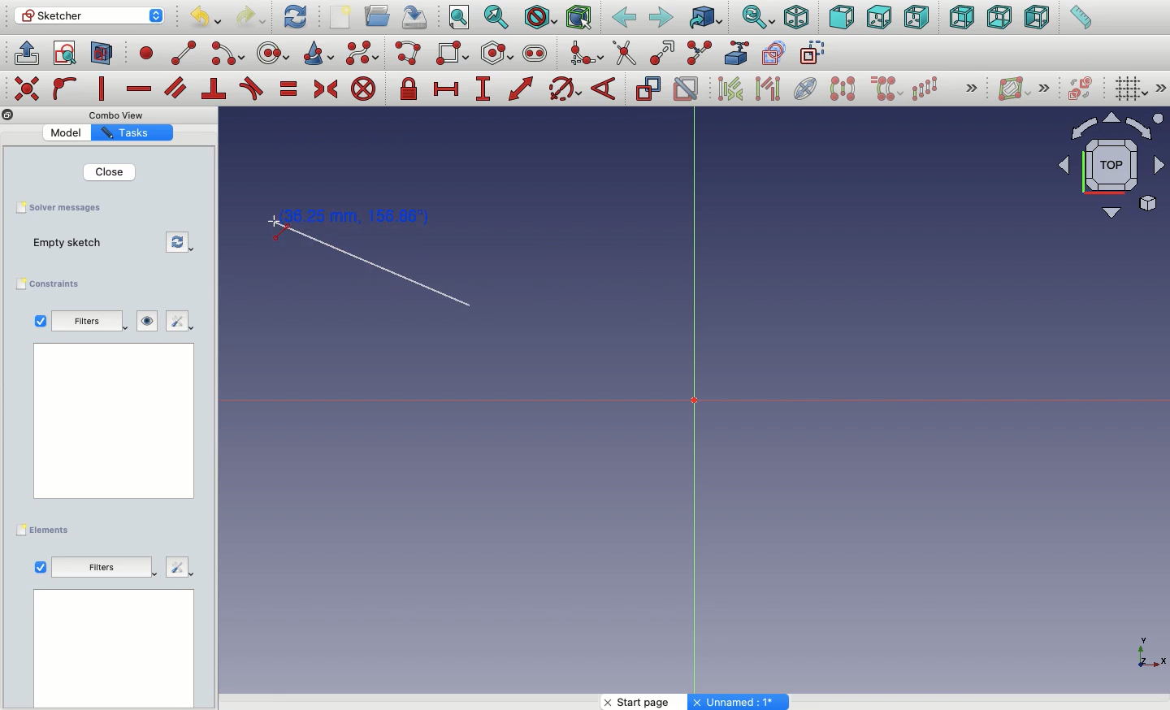 The width and height of the screenshot is (1170, 710). I want to click on Show/hide B-spline information layer, so click(1014, 89).